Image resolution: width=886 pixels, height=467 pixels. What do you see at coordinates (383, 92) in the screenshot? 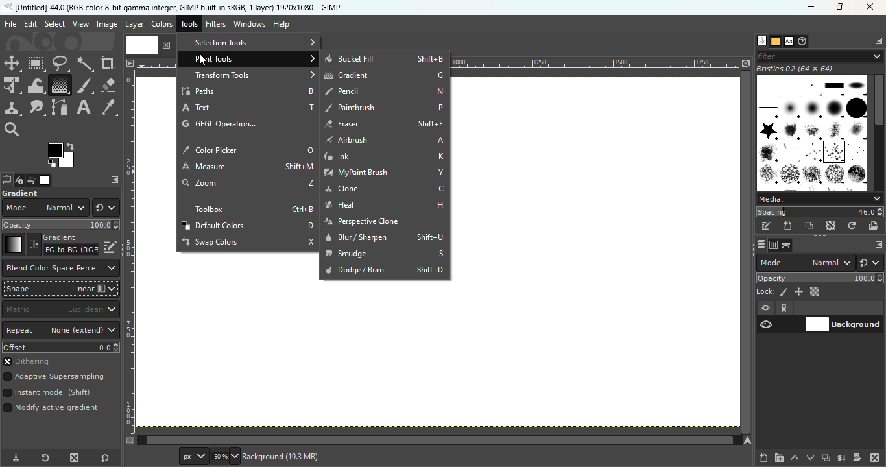
I see `Pencil` at bounding box center [383, 92].